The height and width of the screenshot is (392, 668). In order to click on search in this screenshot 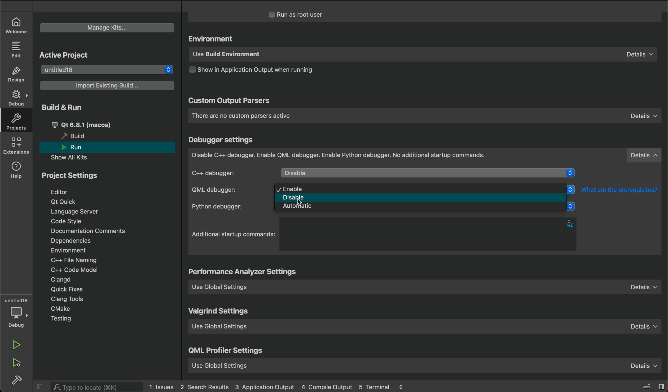, I will do `click(97, 387)`.